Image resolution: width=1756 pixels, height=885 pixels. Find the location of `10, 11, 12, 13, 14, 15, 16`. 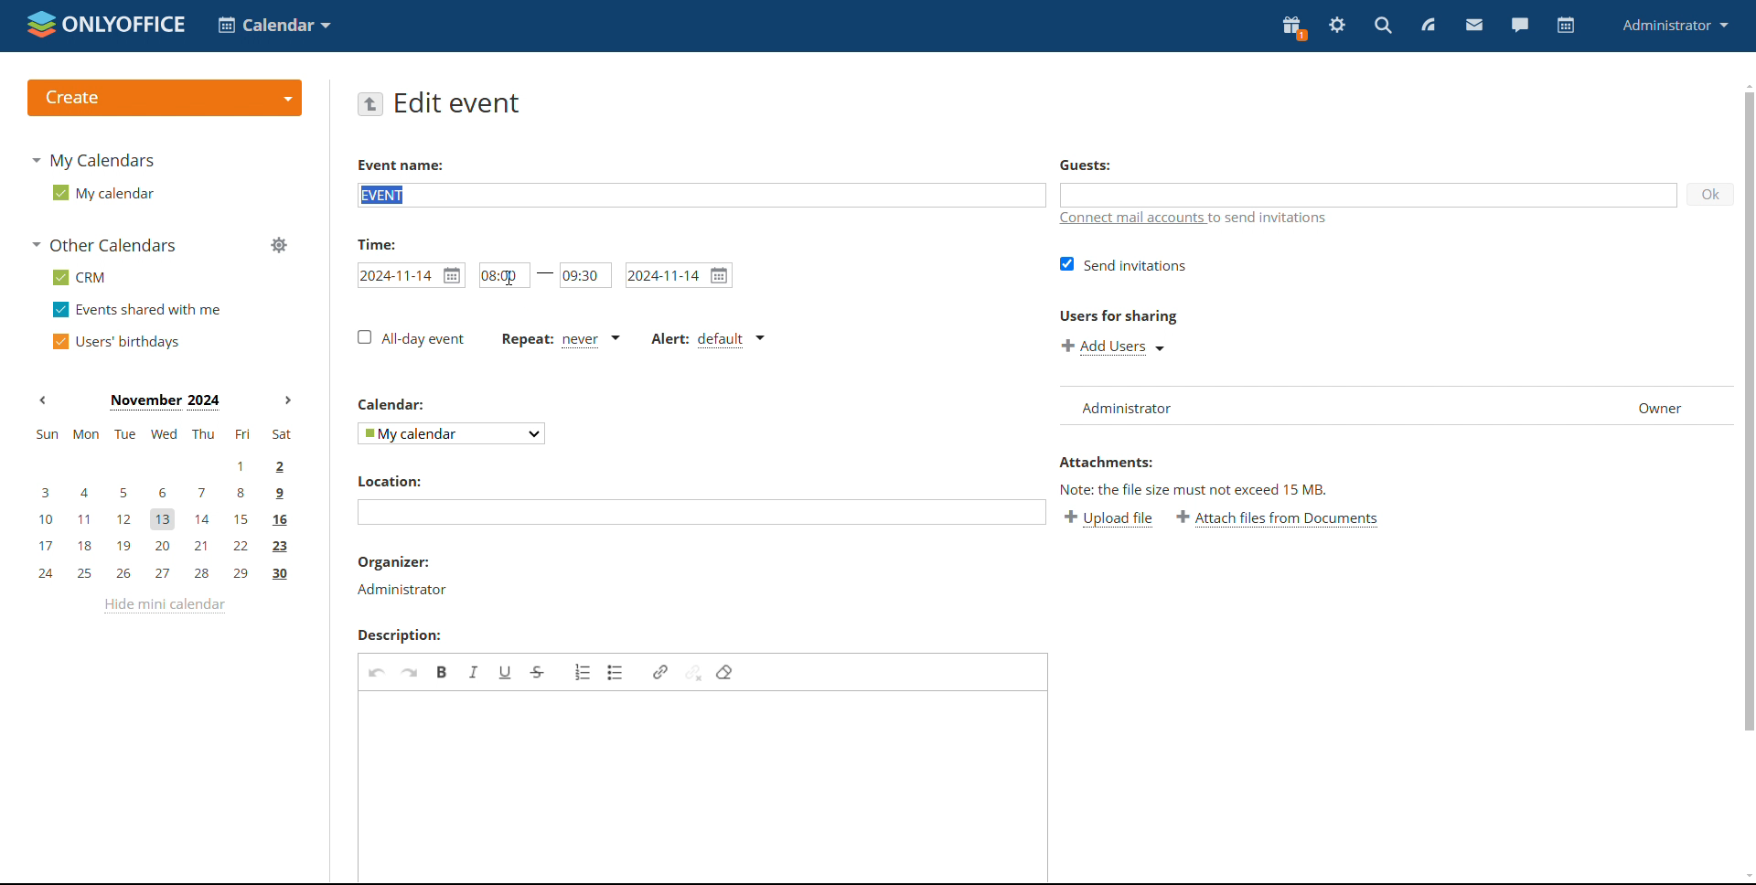

10, 11, 12, 13, 14, 15, 16 is located at coordinates (173, 516).